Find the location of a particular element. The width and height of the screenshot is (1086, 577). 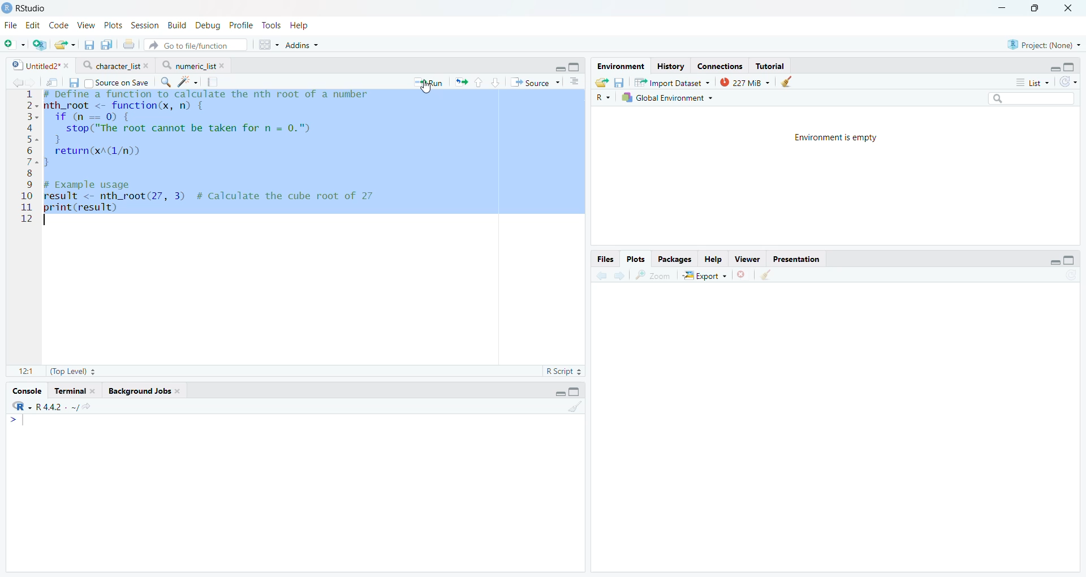

Source is located at coordinates (535, 82).